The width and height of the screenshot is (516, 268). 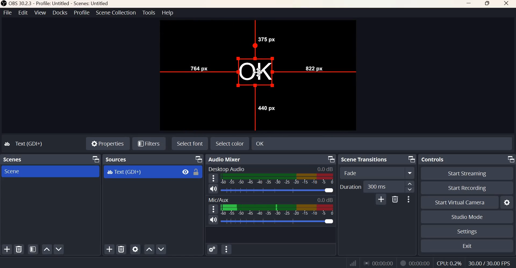 I want to click on Duration, so click(x=350, y=187).